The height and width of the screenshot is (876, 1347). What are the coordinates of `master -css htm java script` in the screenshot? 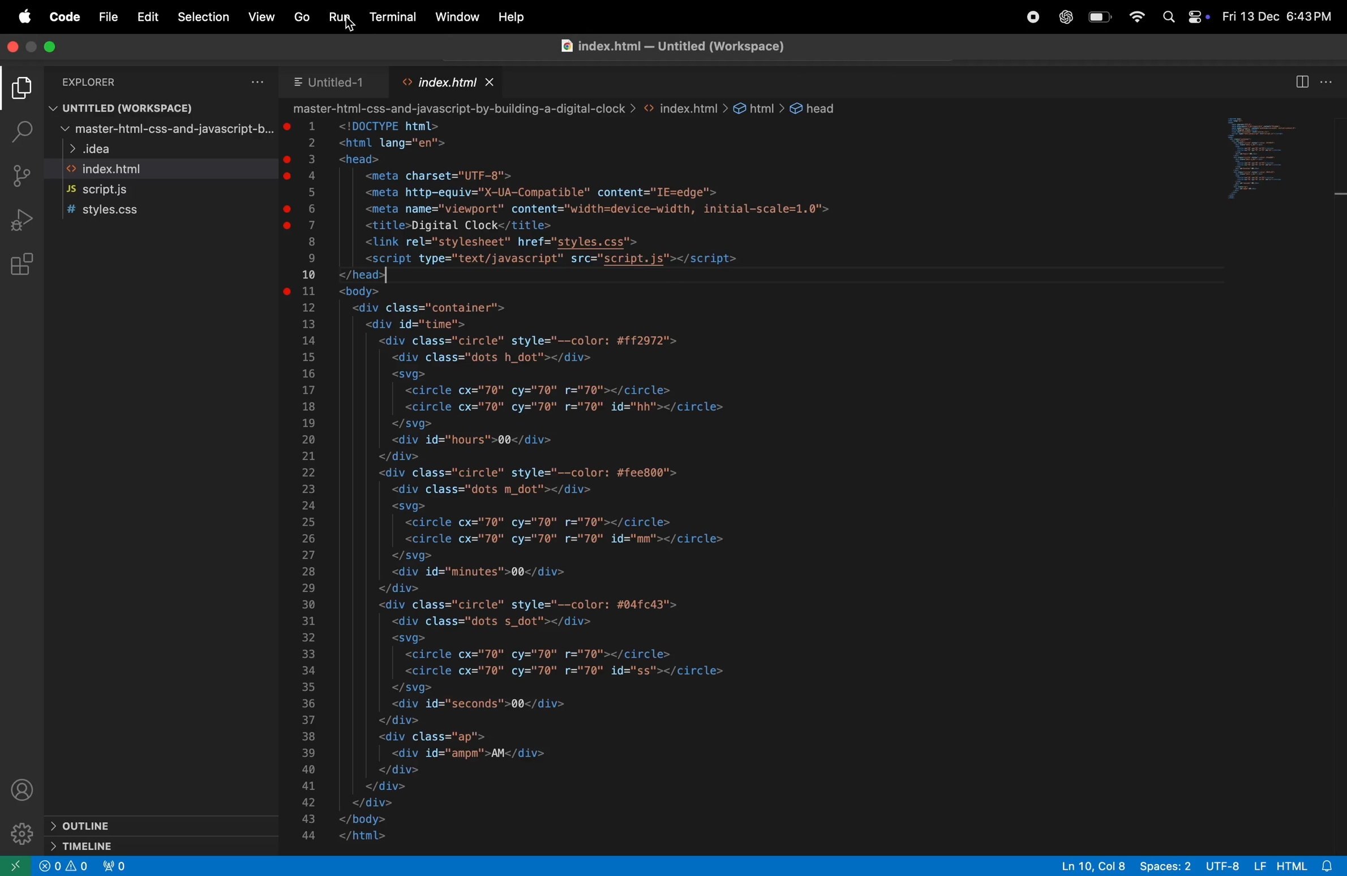 It's located at (160, 130).